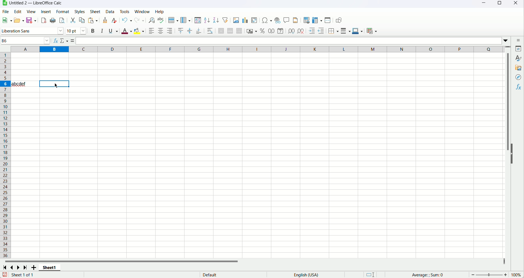 This screenshot has height=278, width=524. What do you see at coordinates (36, 3) in the screenshot?
I see `UNTITLED2-LIBREOFFICE CALC` at bounding box center [36, 3].